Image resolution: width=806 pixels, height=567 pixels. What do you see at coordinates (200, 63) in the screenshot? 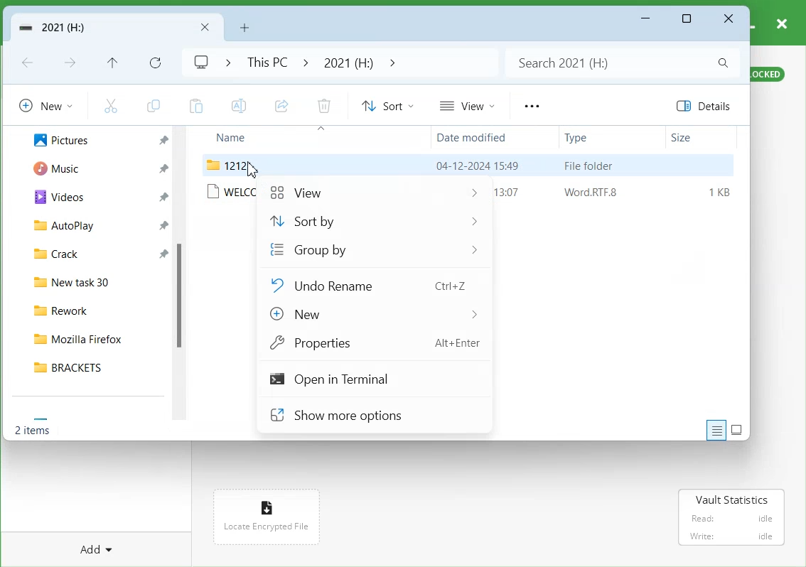
I see `Logo` at bounding box center [200, 63].